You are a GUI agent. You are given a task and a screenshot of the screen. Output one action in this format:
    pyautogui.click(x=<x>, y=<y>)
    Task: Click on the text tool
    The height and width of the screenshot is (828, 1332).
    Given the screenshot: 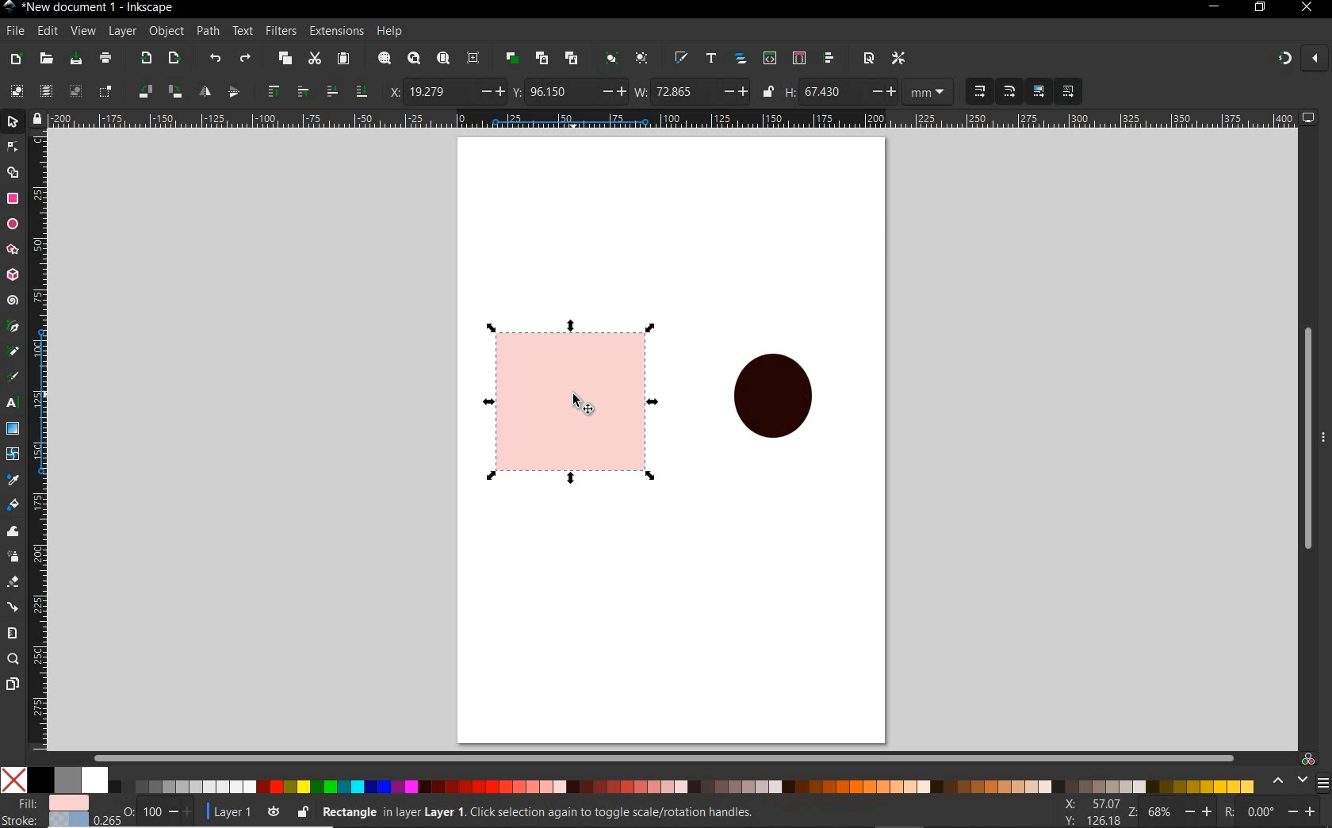 What is the action you would take?
    pyautogui.click(x=10, y=404)
    